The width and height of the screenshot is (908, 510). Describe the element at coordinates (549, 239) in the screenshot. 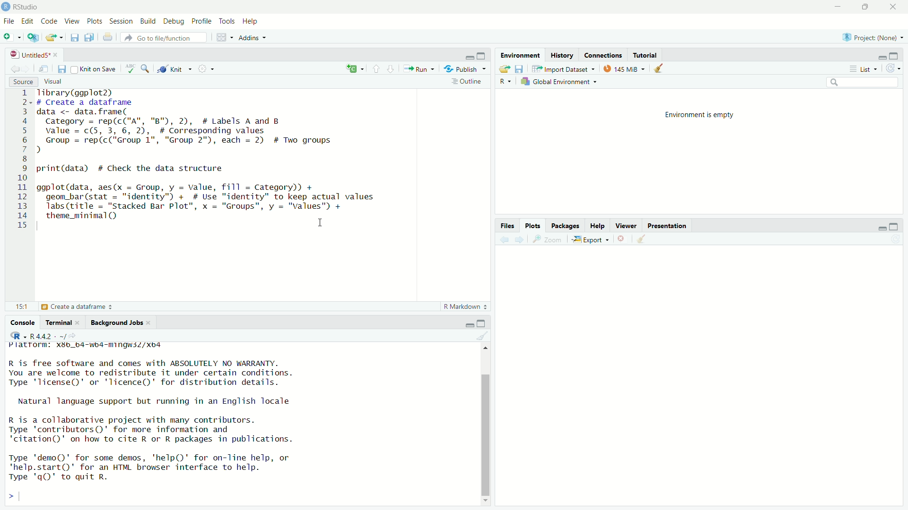

I see `Zoom` at that location.